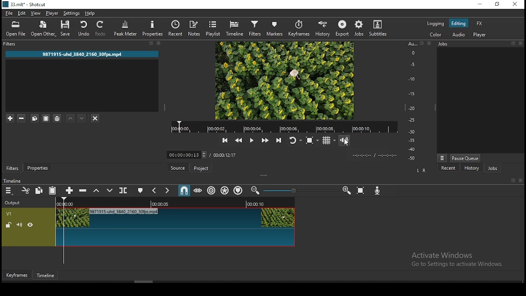 This screenshot has width=526, height=296. Describe the element at coordinates (255, 190) in the screenshot. I see `zoom timeline out` at that location.